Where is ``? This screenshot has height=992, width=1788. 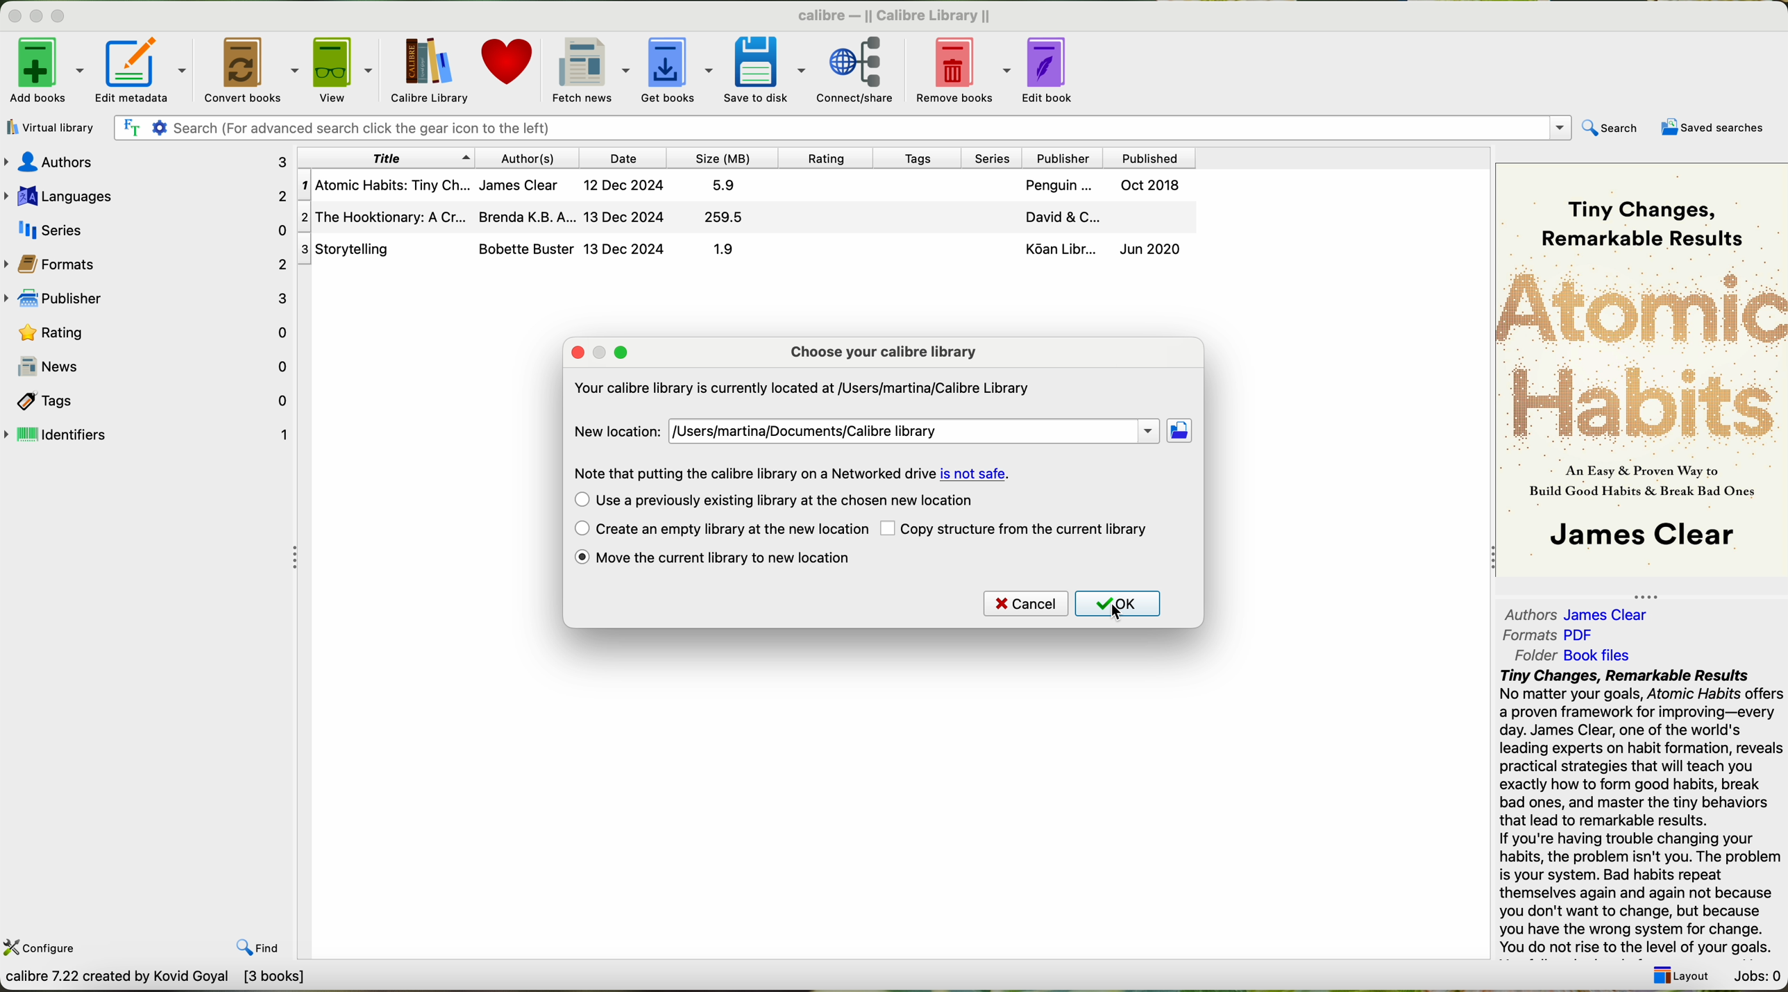
 is located at coordinates (1065, 156).